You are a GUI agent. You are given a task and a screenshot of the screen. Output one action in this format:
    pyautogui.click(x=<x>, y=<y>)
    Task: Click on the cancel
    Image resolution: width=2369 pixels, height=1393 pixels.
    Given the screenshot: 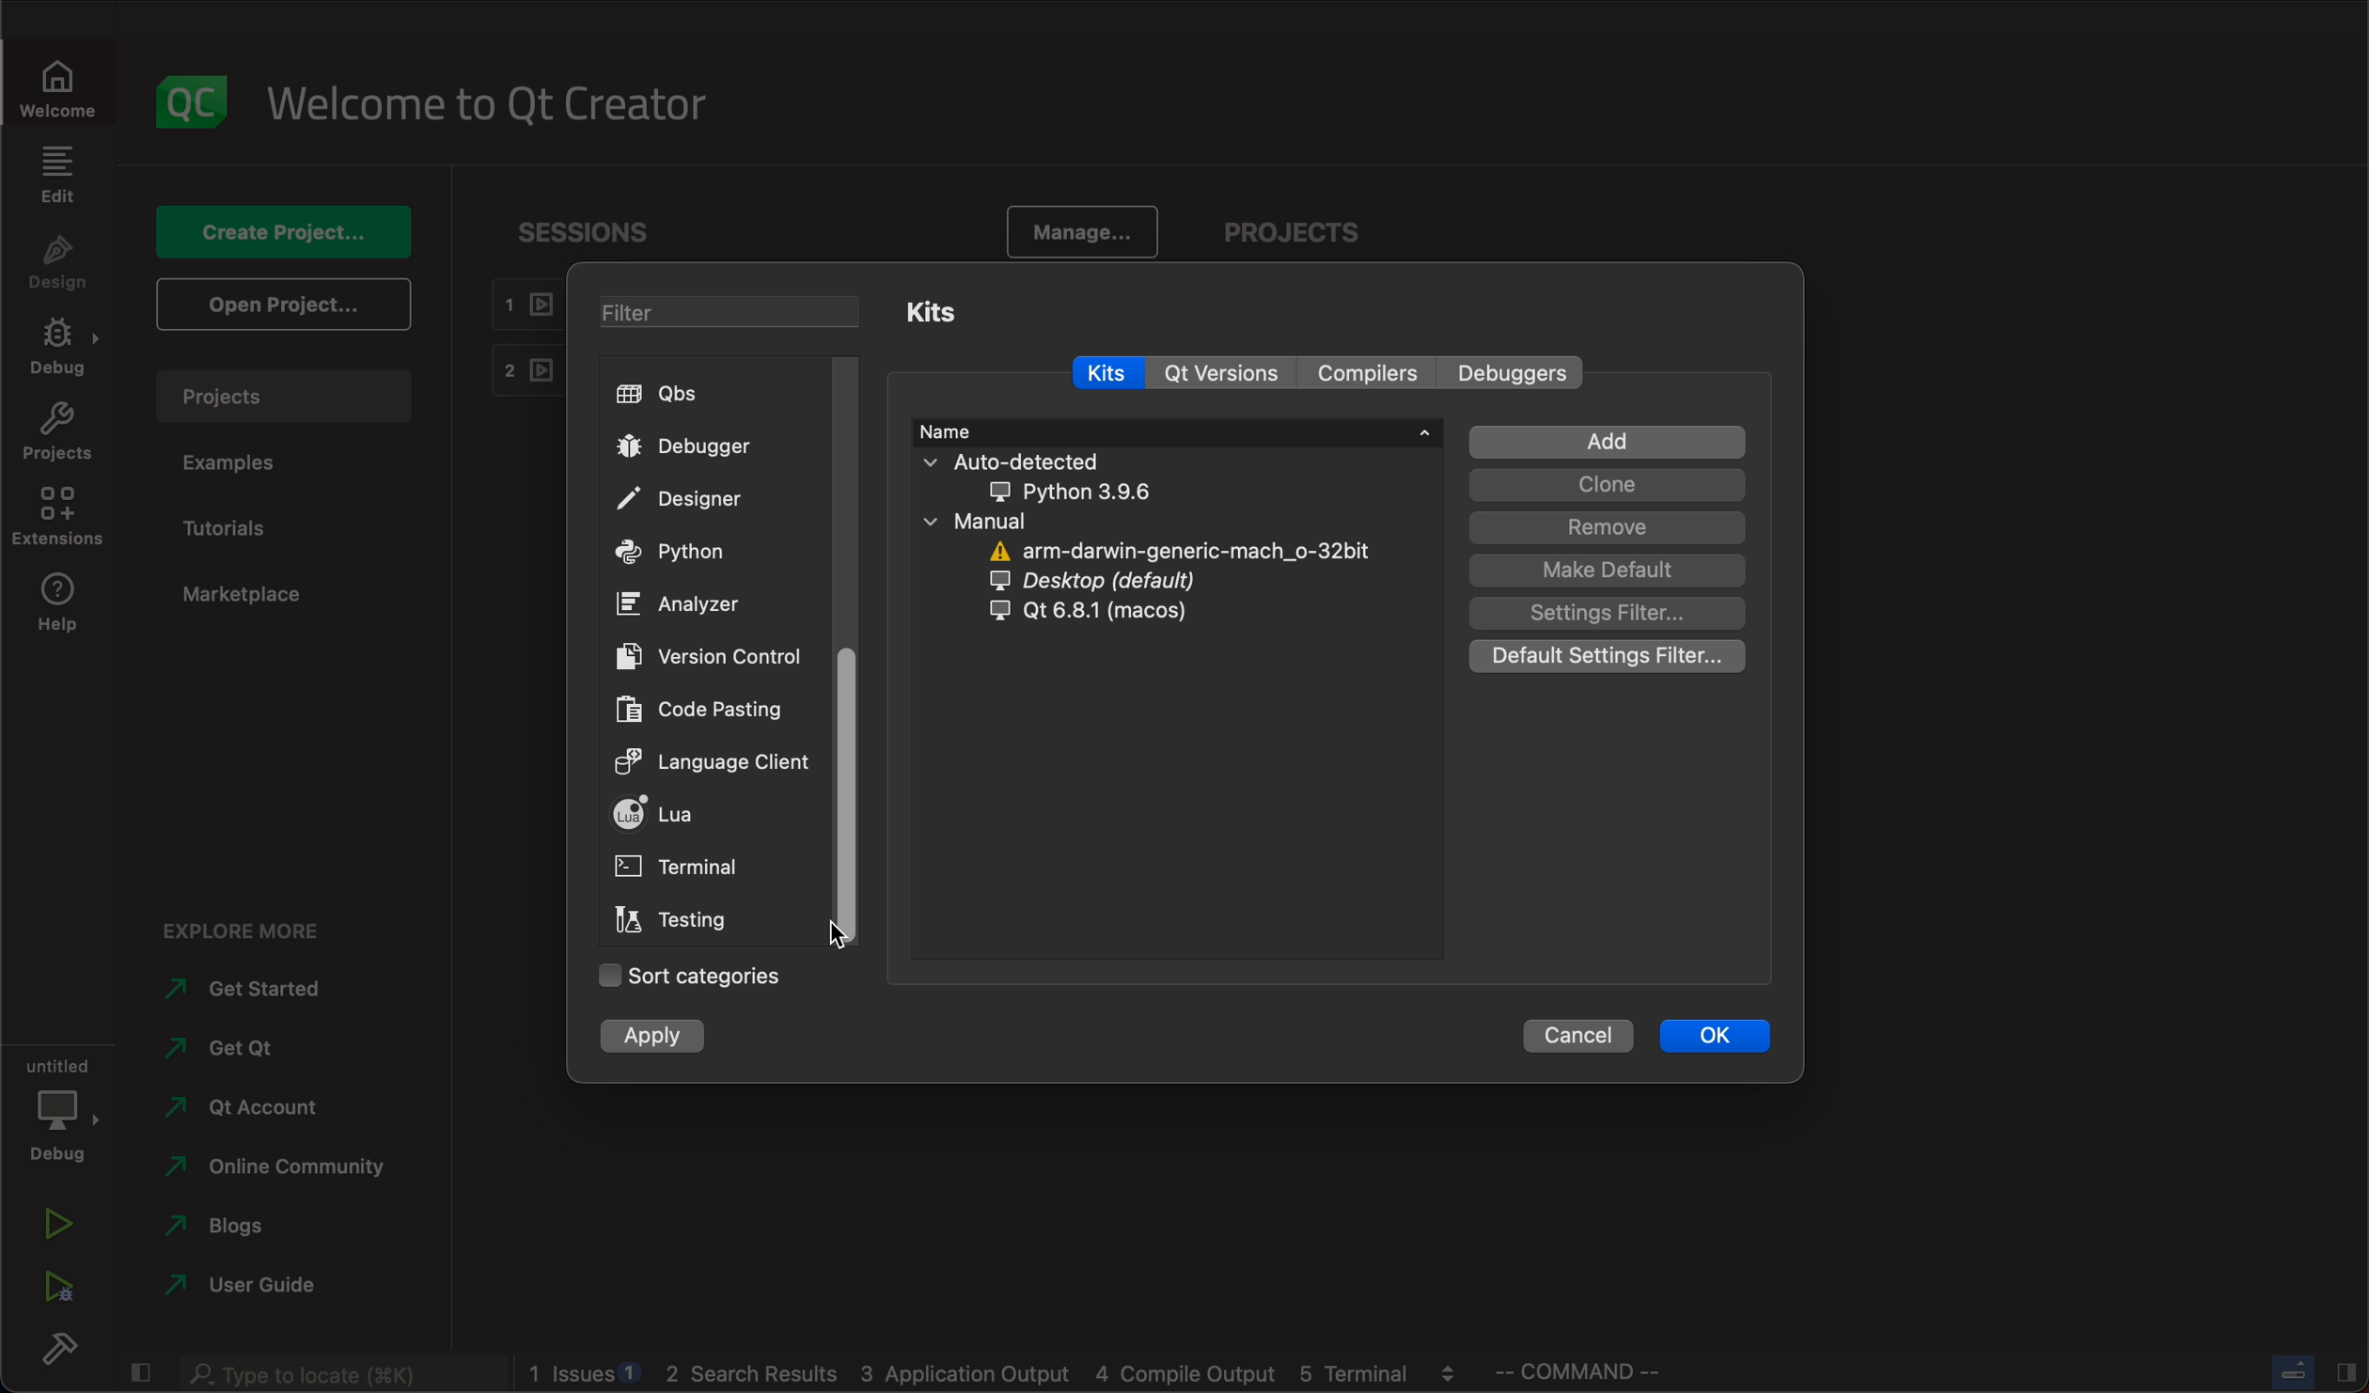 What is the action you would take?
    pyautogui.click(x=1578, y=1035)
    